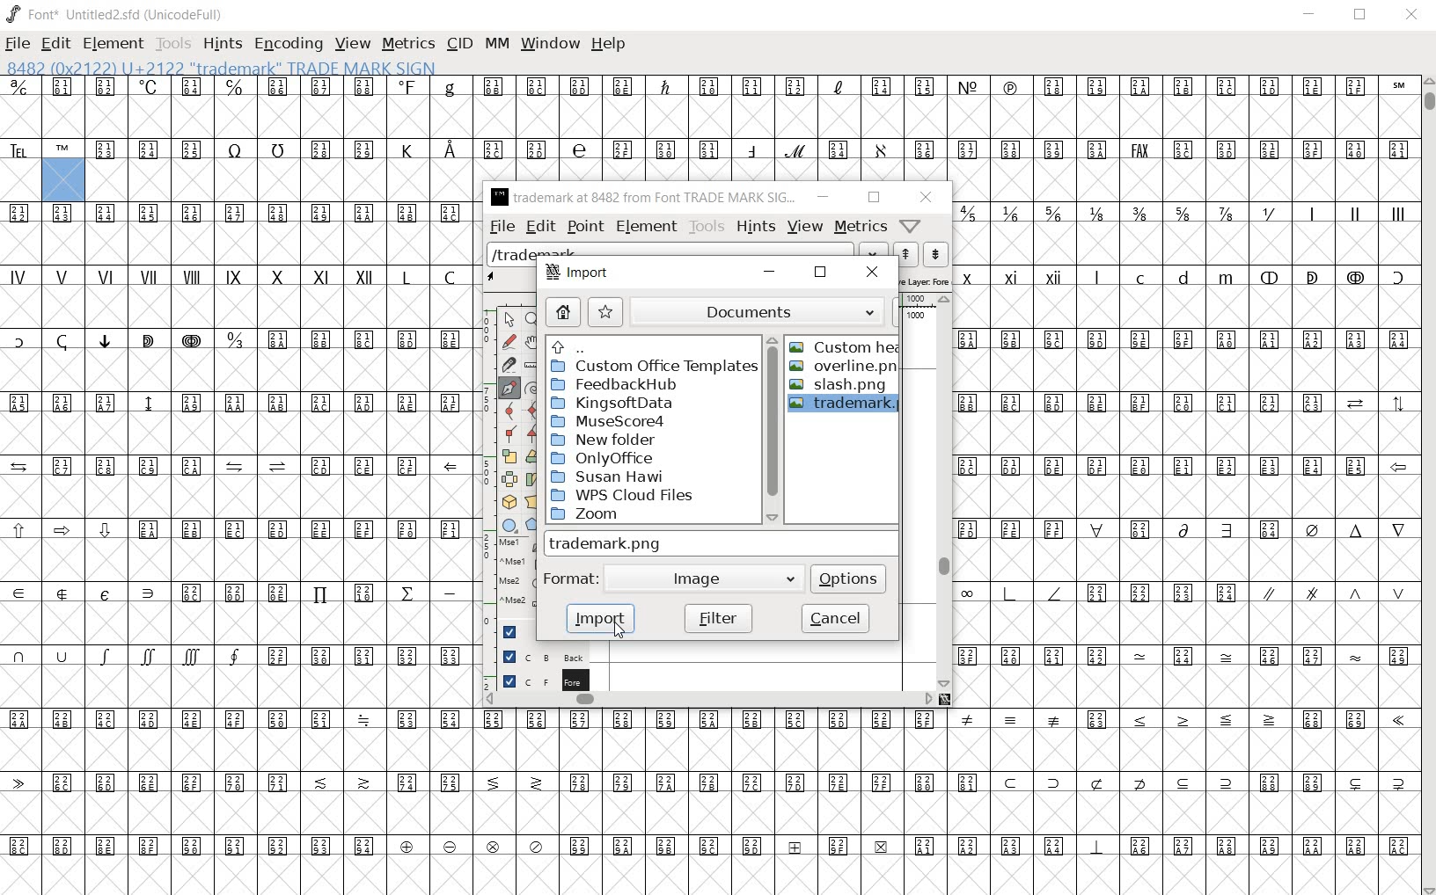  What do you see at coordinates (563, 312) in the screenshot?
I see `home` at bounding box center [563, 312].